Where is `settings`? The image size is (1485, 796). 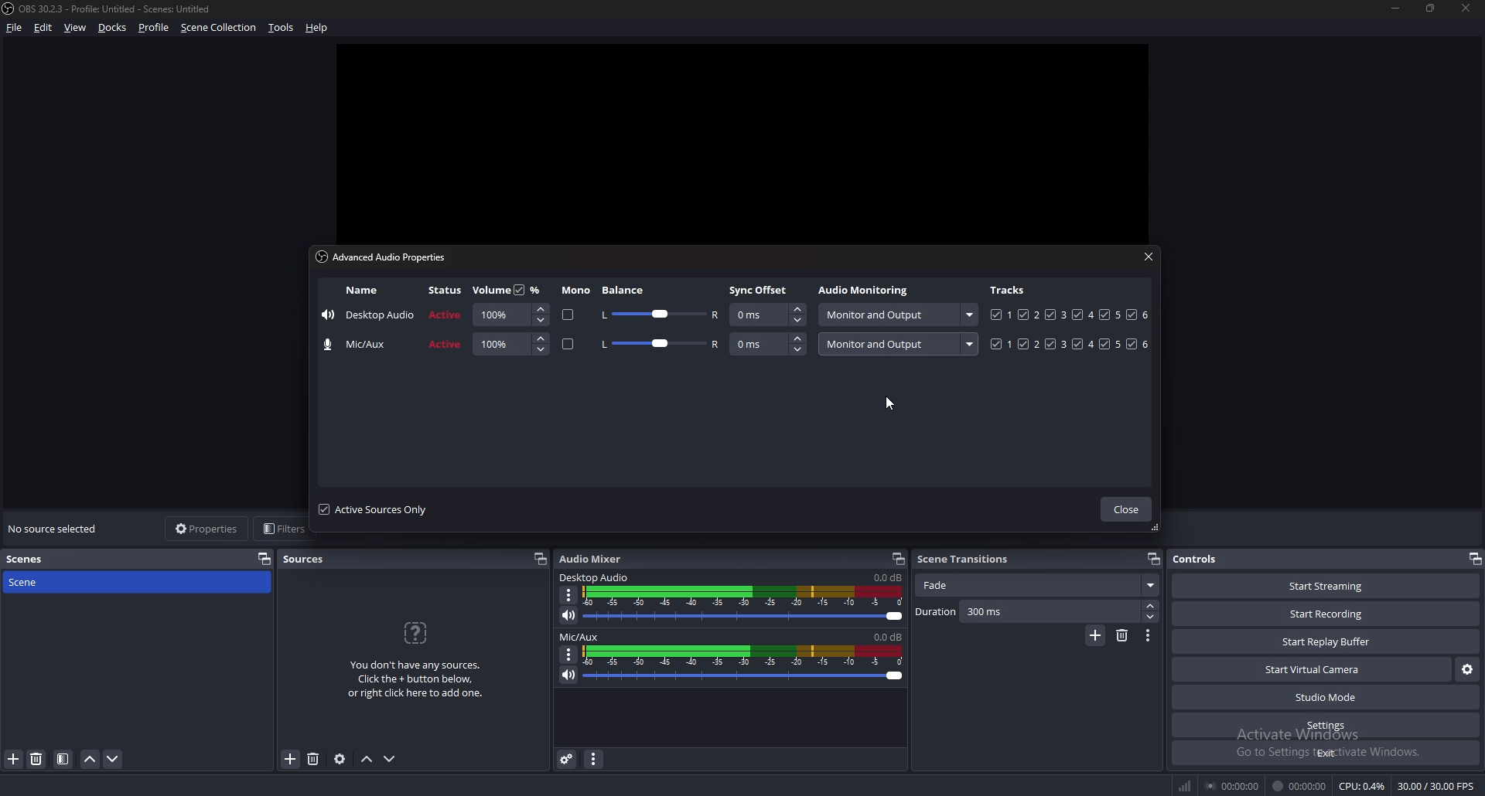
settings is located at coordinates (1325, 726).